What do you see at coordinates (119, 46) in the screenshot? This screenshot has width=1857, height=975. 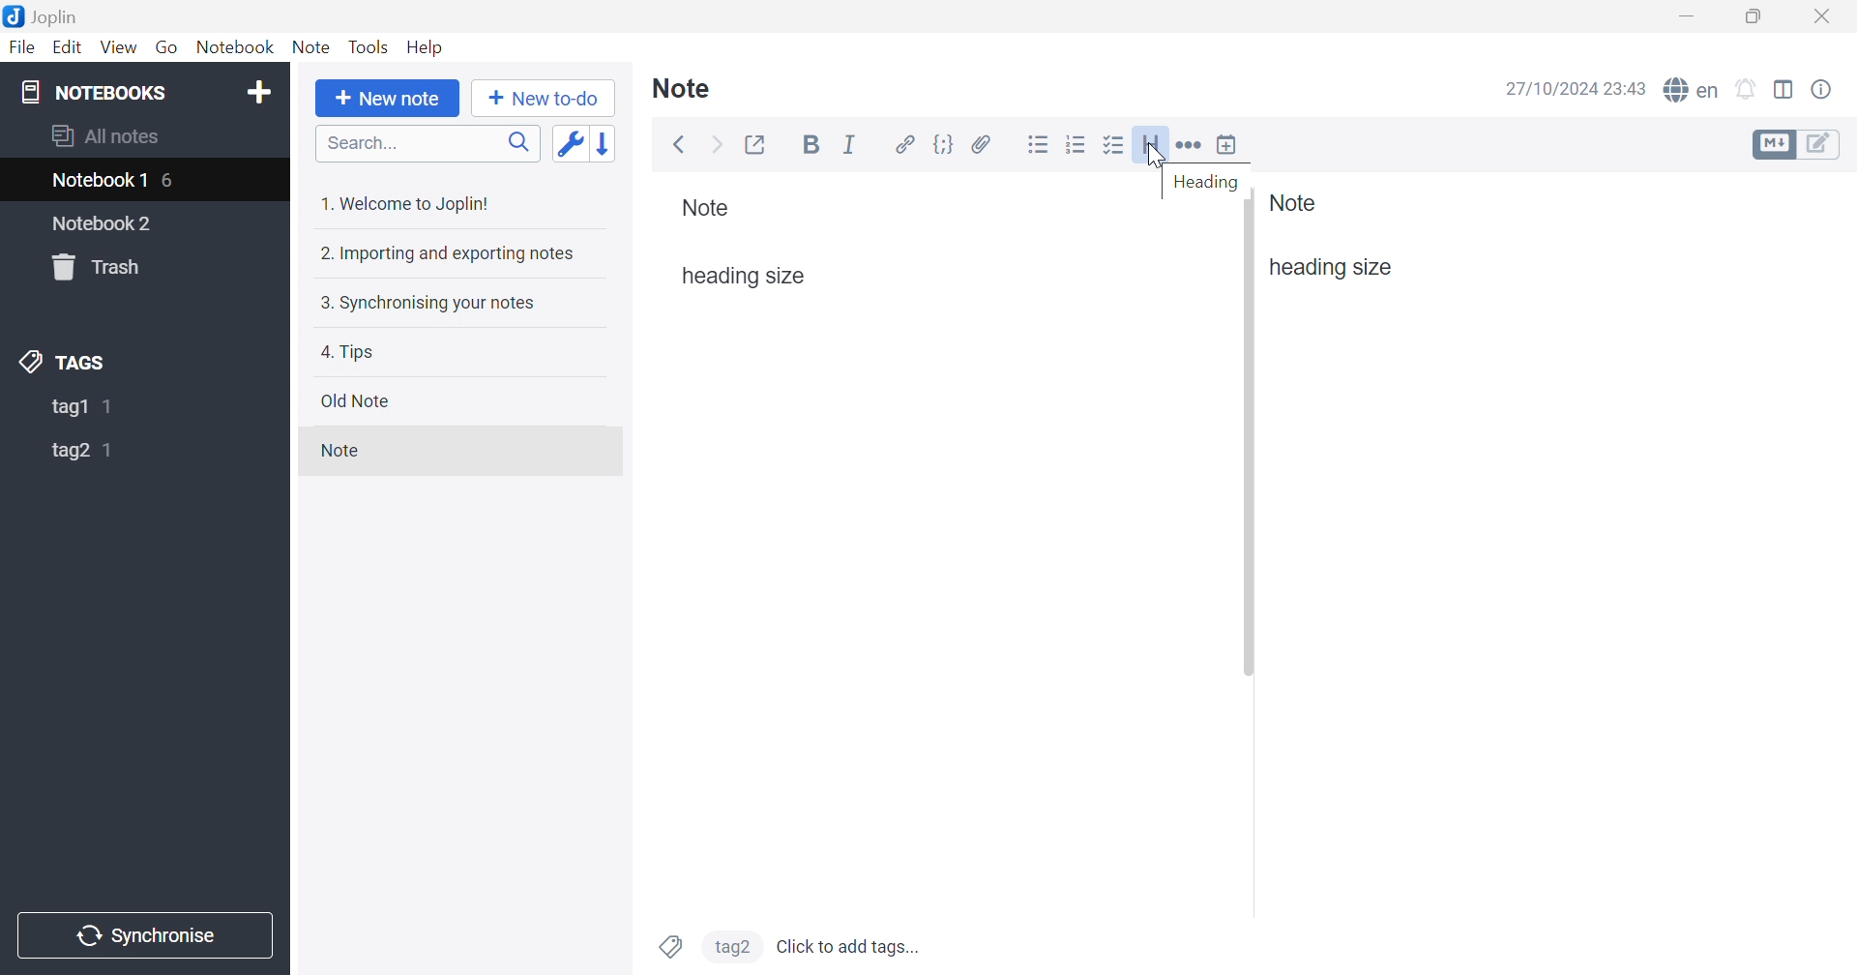 I see `View` at bounding box center [119, 46].